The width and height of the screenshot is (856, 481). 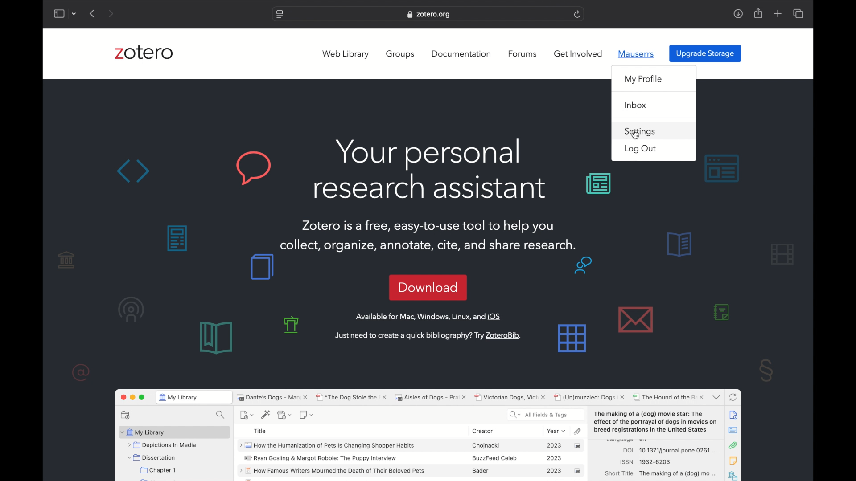 I want to click on settings, so click(x=642, y=132).